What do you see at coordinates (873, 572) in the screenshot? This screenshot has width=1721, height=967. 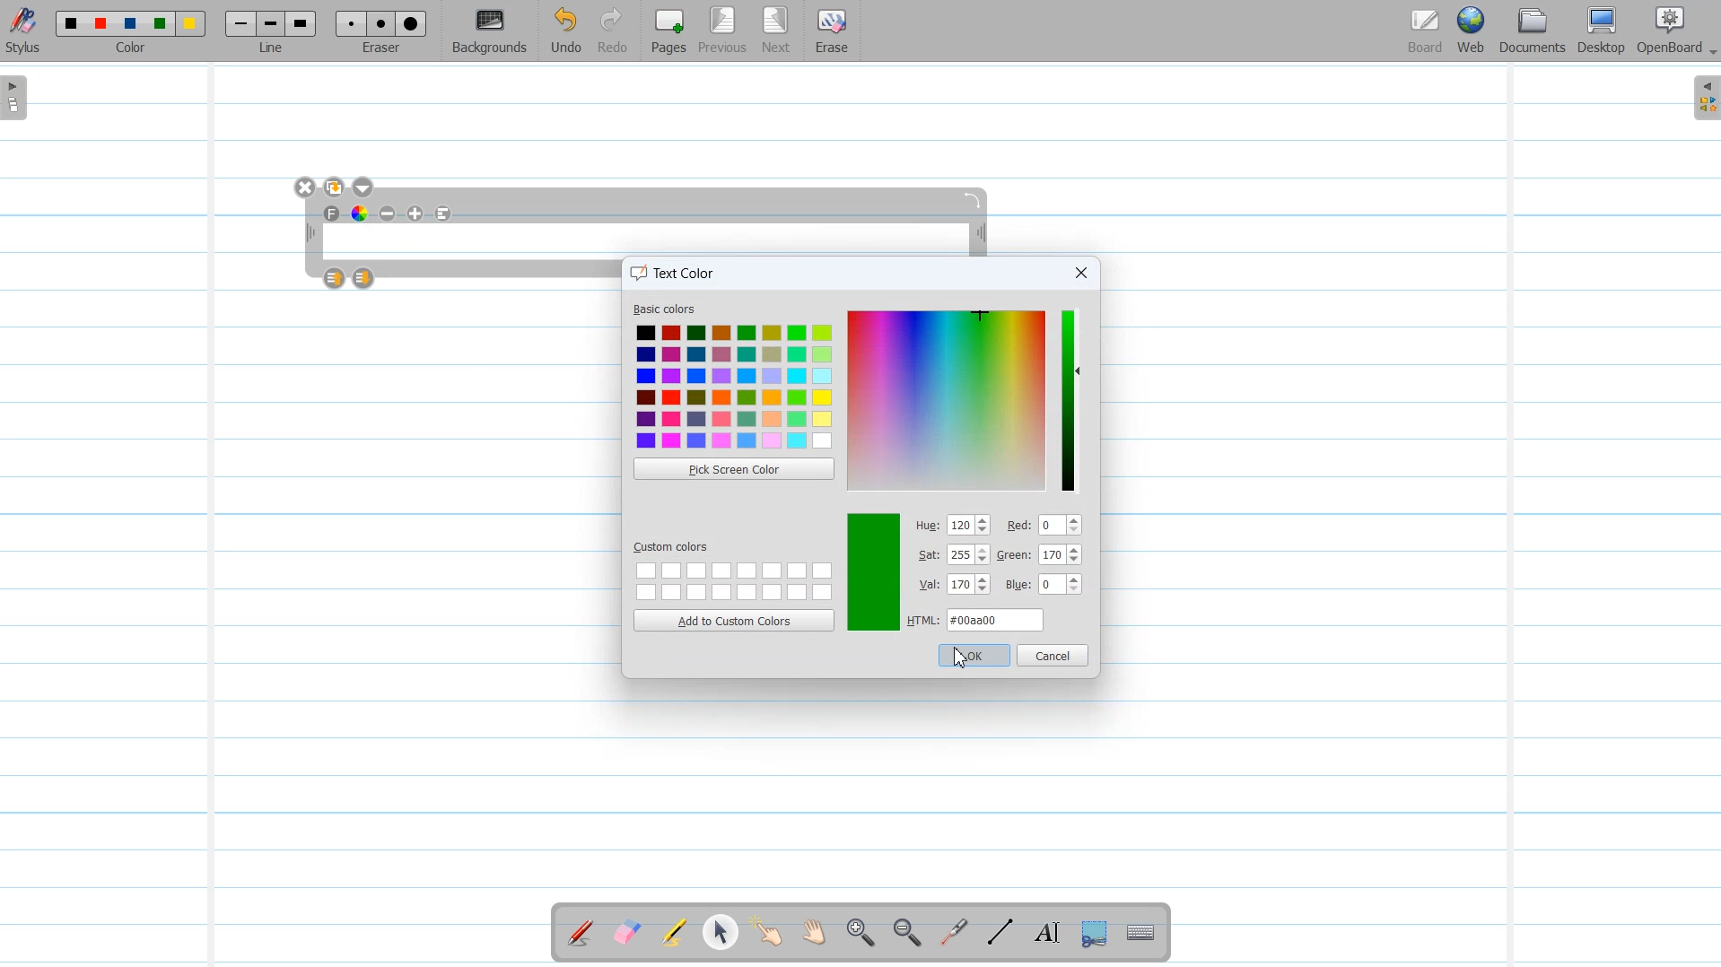 I see `Sample` at bounding box center [873, 572].